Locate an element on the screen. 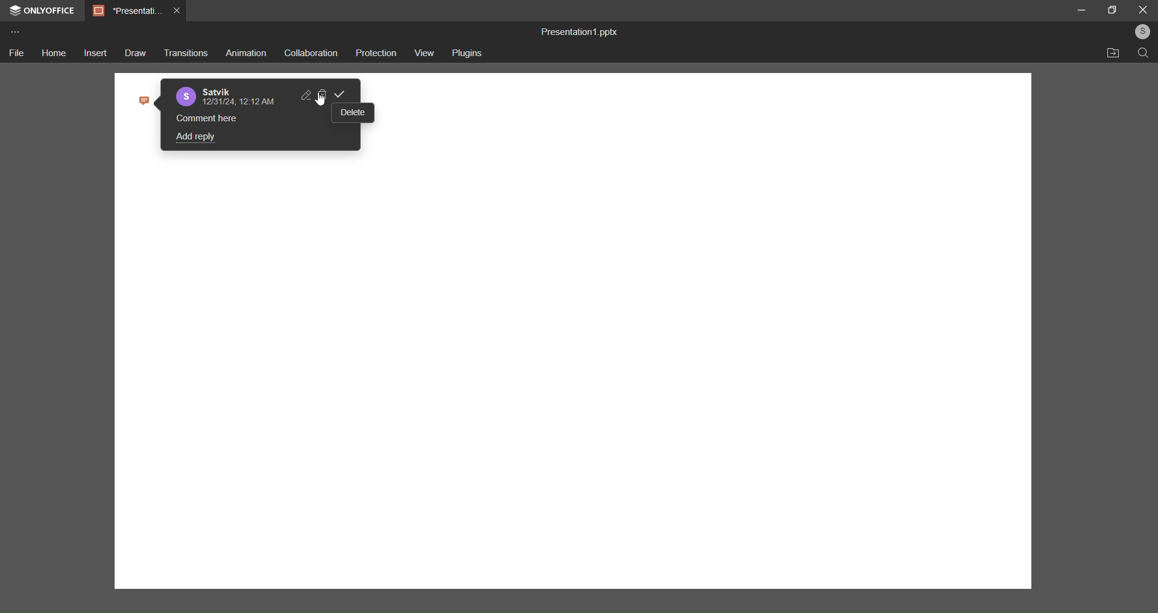 The width and height of the screenshot is (1158, 613). comment here is located at coordinates (206, 119).